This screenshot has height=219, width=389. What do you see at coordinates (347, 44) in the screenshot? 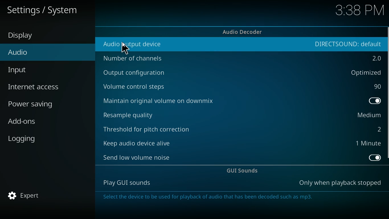
I see `option` at bounding box center [347, 44].